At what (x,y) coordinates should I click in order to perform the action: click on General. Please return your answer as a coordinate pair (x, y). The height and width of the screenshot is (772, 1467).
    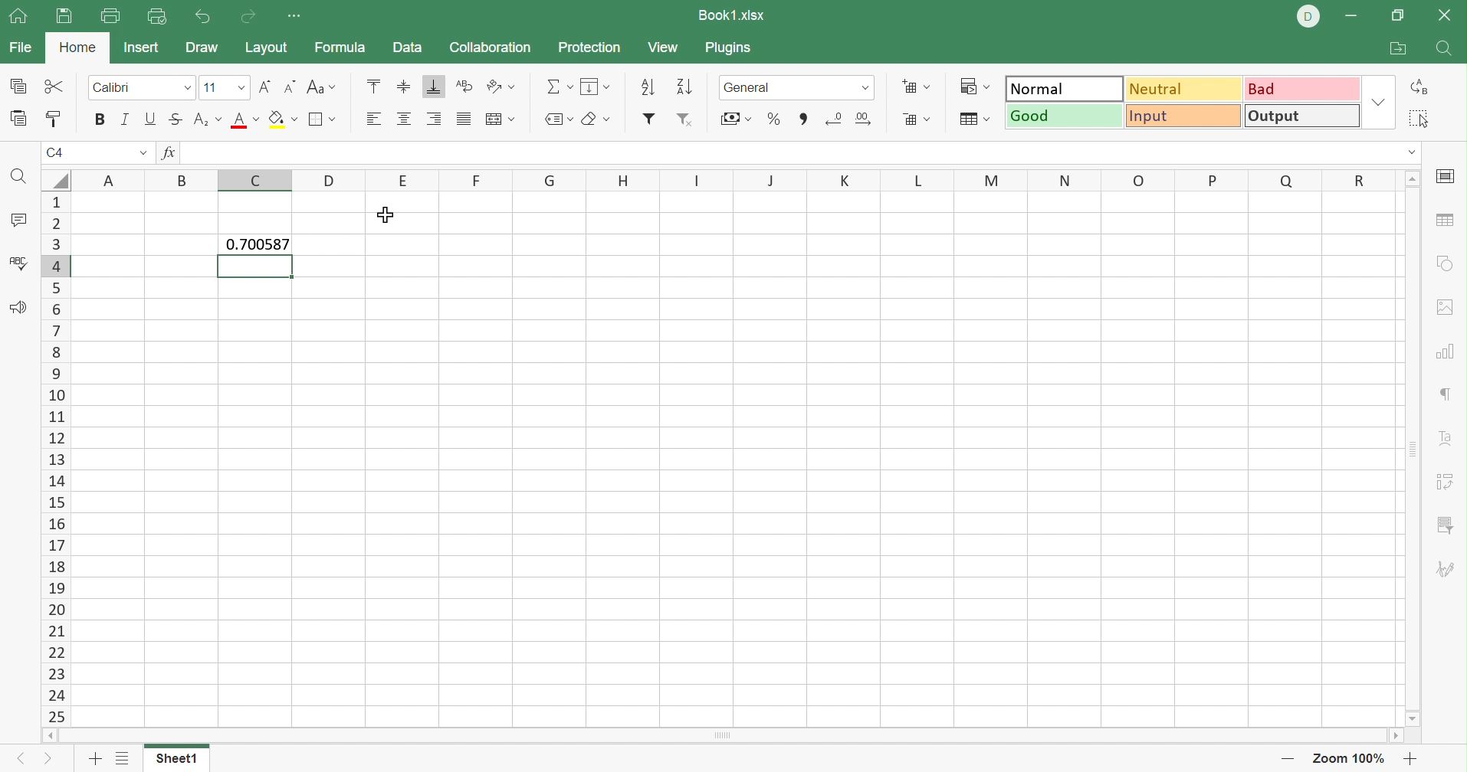
    Looking at the image, I should click on (781, 87).